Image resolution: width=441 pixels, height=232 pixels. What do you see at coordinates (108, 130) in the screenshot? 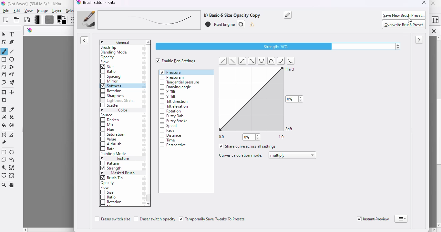
I see `hue` at bounding box center [108, 130].